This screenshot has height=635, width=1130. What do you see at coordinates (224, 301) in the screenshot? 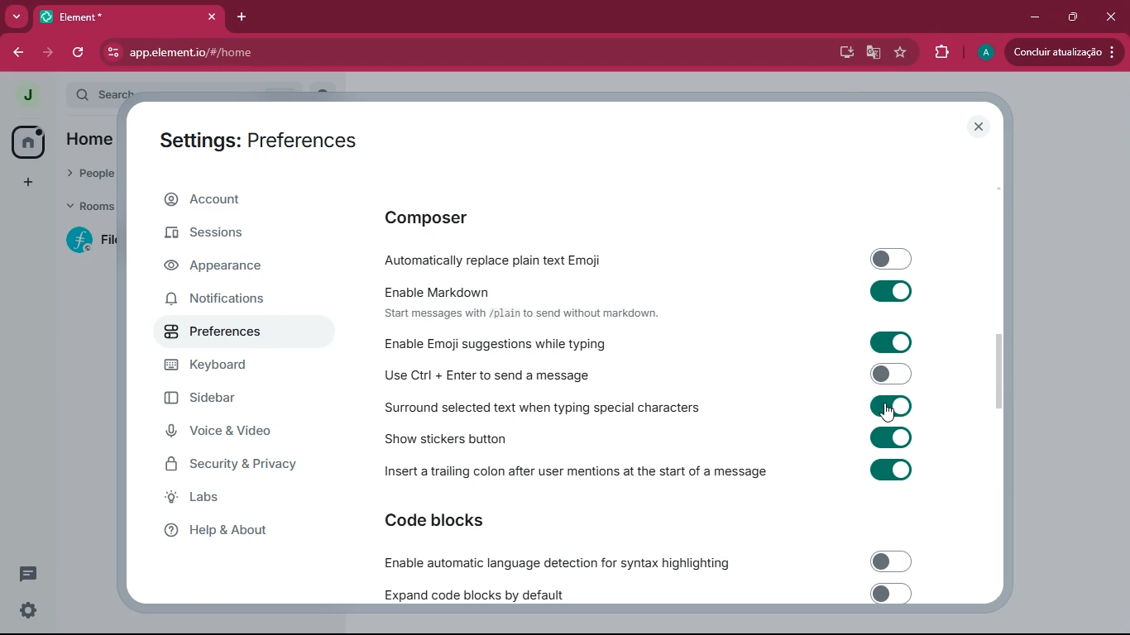
I see `notifications` at bounding box center [224, 301].